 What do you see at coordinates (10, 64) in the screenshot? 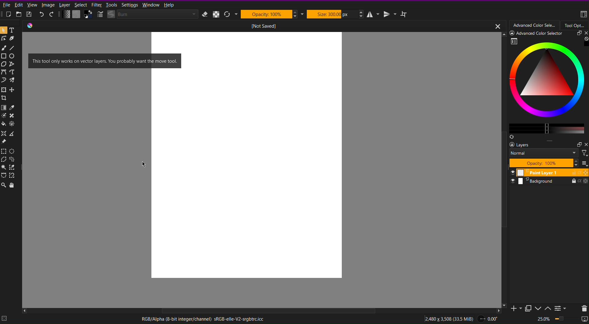
I see `Polygon Tools` at bounding box center [10, 64].